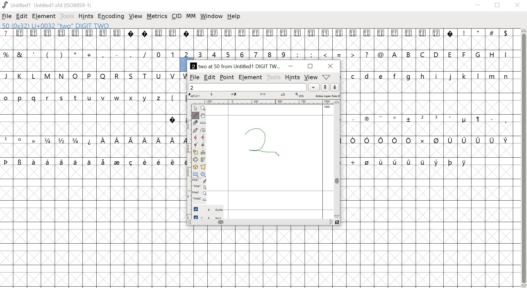 This screenshot has height=288, width=527. I want to click on close, so click(330, 66).